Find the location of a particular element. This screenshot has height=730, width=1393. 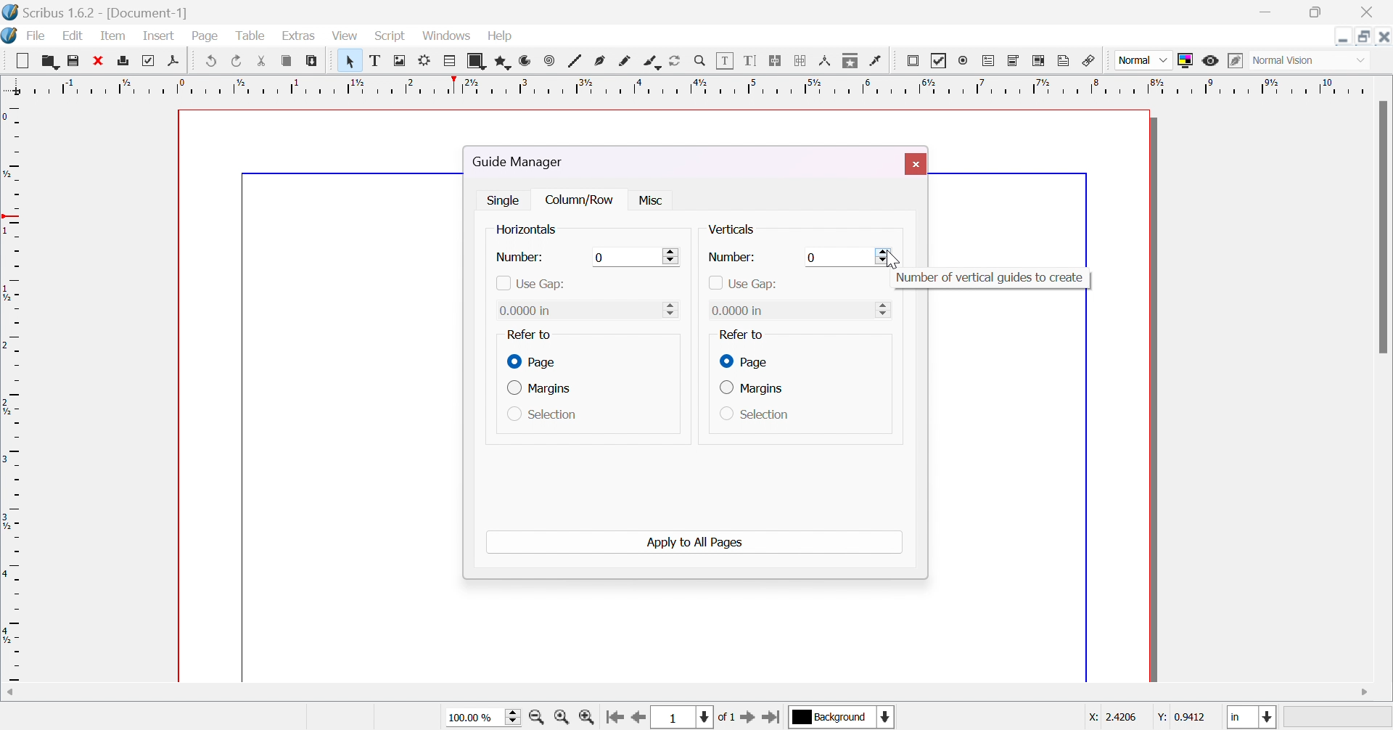

horizontals (in) is located at coordinates (538, 231).